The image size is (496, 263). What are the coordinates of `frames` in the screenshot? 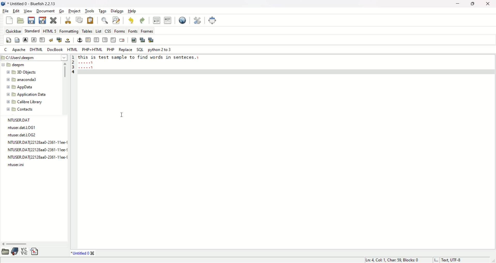 It's located at (147, 30).